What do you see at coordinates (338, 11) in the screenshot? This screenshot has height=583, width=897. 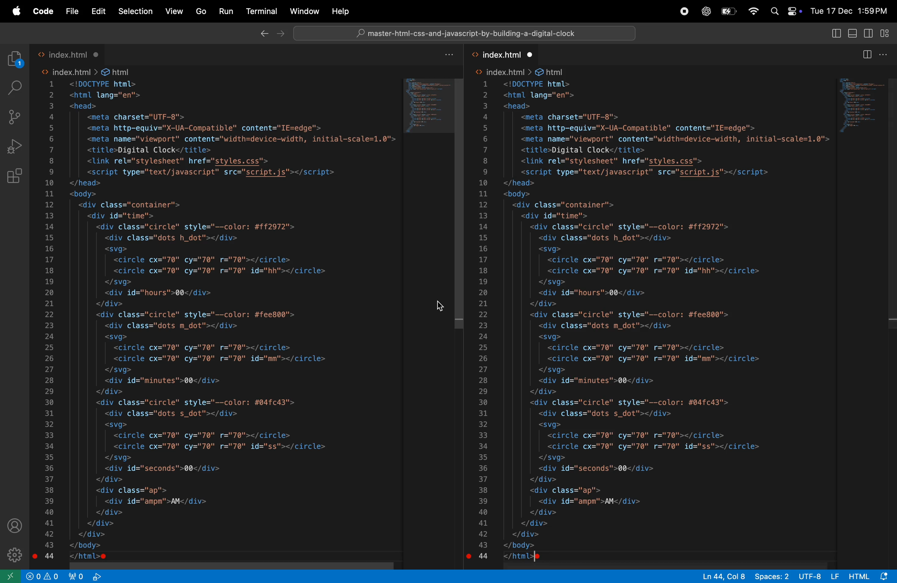 I see `help` at bounding box center [338, 11].